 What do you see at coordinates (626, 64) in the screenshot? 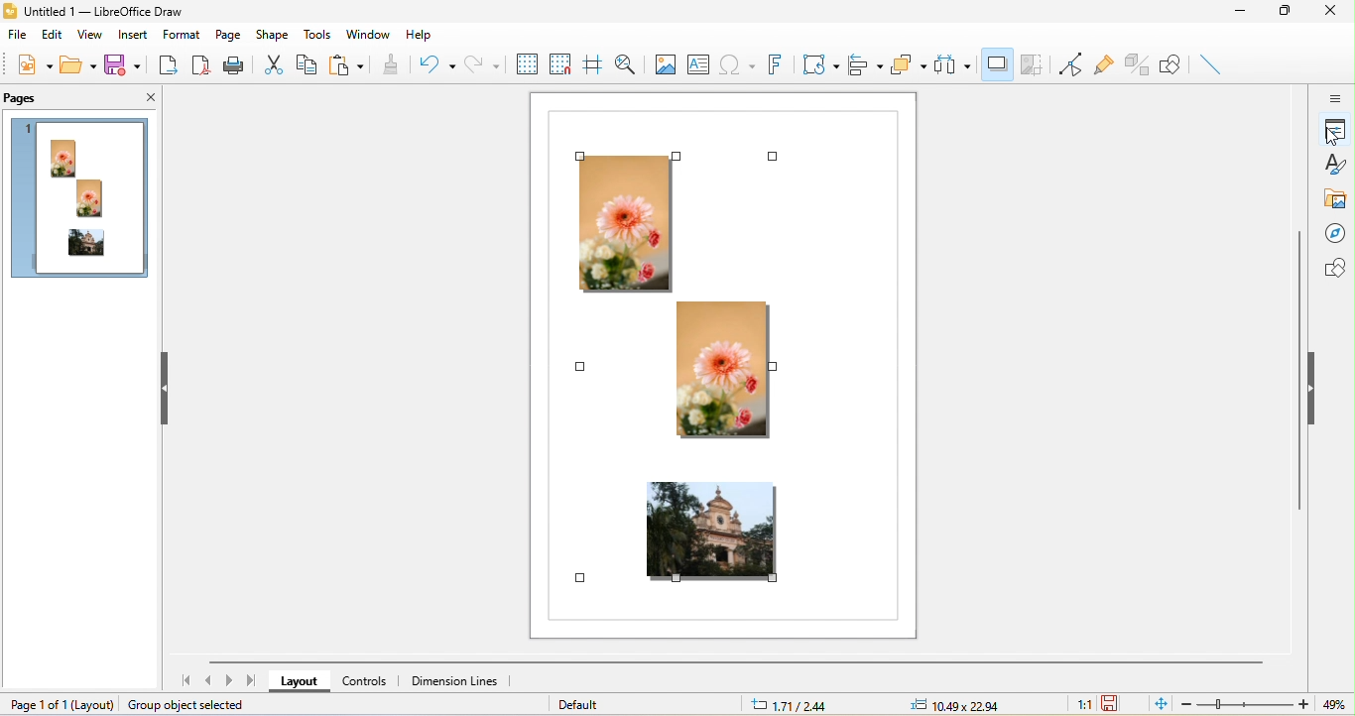
I see `zoom and pan` at bounding box center [626, 64].